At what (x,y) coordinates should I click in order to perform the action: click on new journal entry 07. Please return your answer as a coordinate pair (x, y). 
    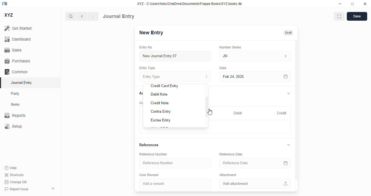
    Looking at the image, I should click on (175, 56).